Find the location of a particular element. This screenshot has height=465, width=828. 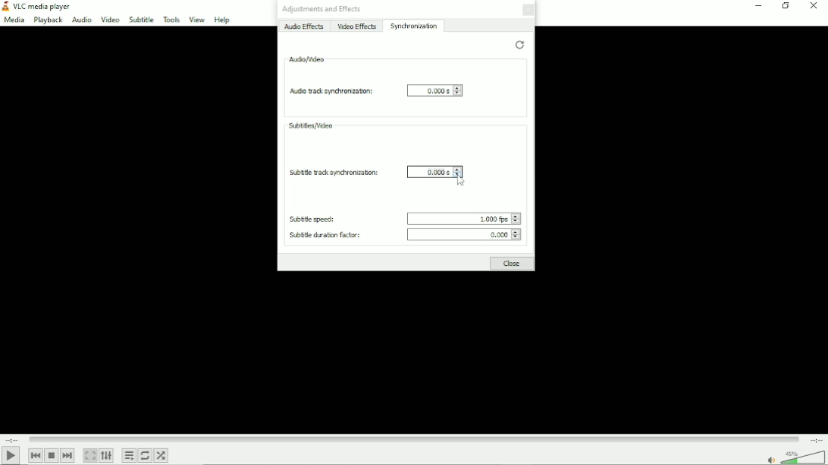

Previous is located at coordinates (35, 455).